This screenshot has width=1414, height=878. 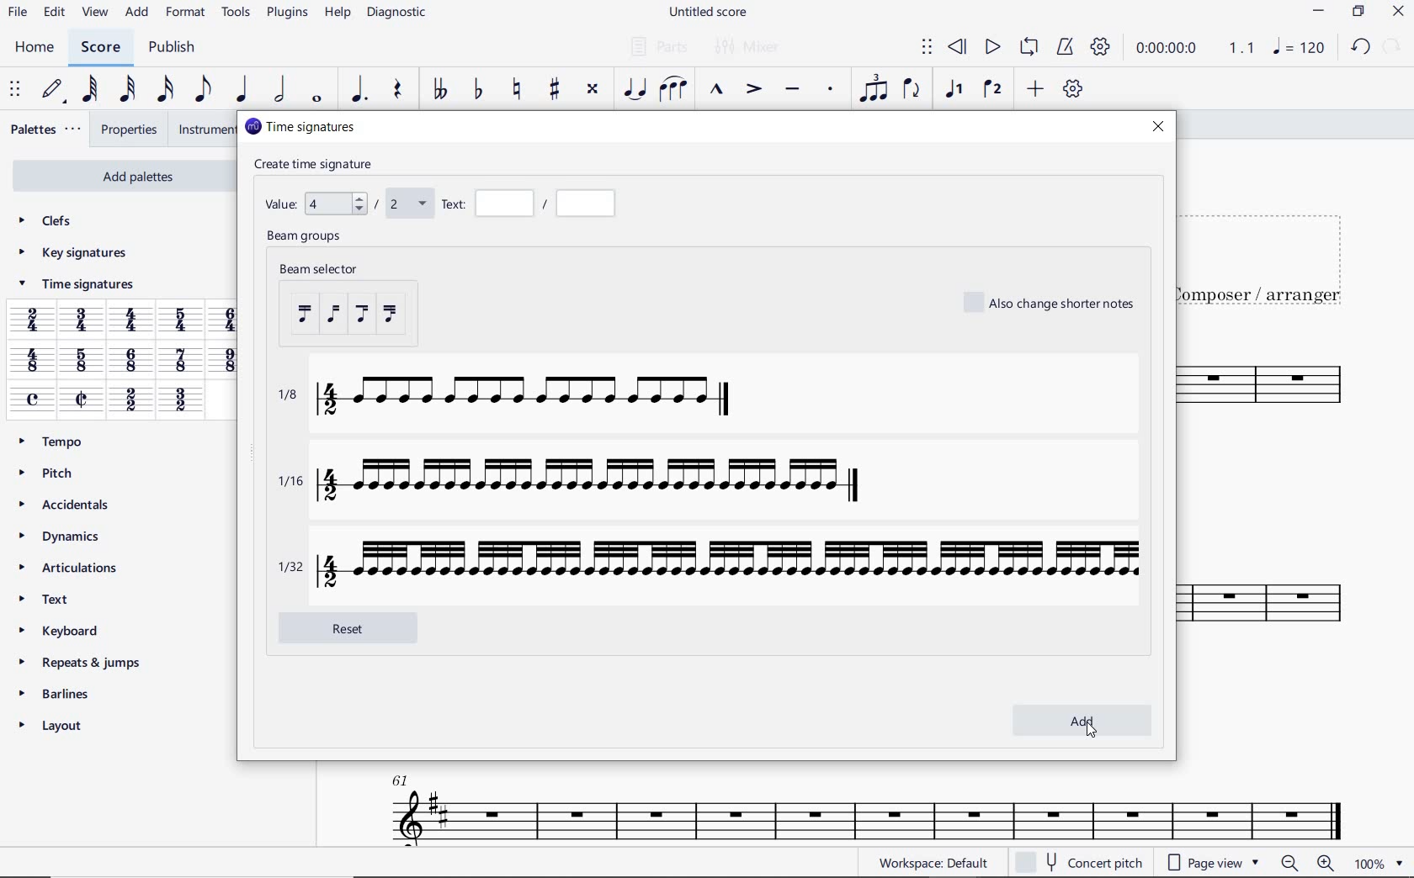 What do you see at coordinates (1393, 45) in the screenshot?
I see `REDO` at bounding box center [1393, 45].